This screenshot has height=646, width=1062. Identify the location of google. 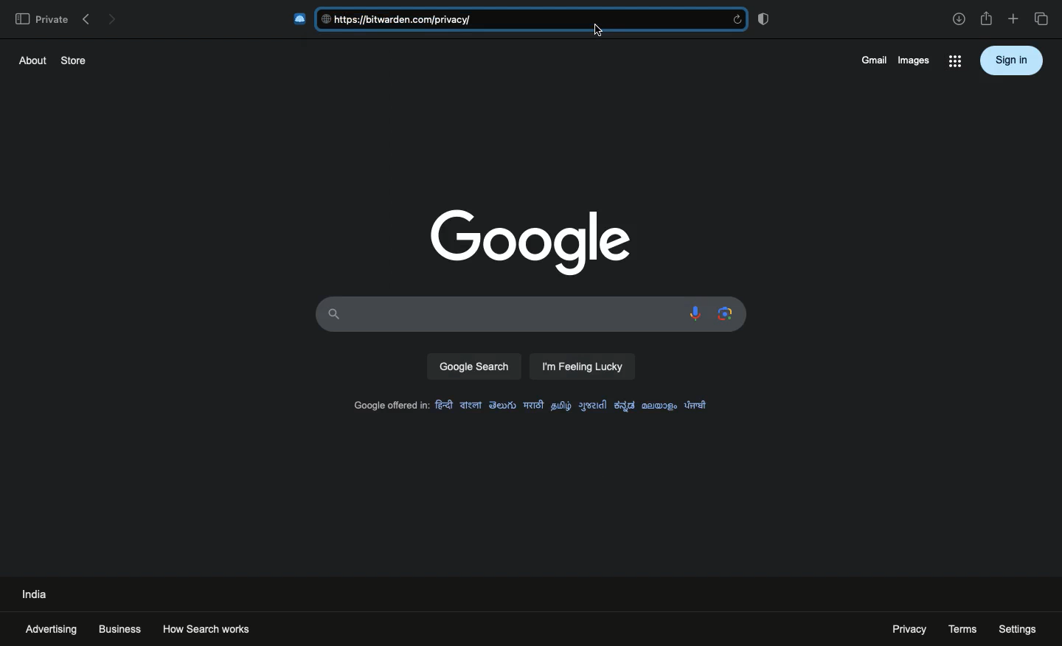
(526, 240).